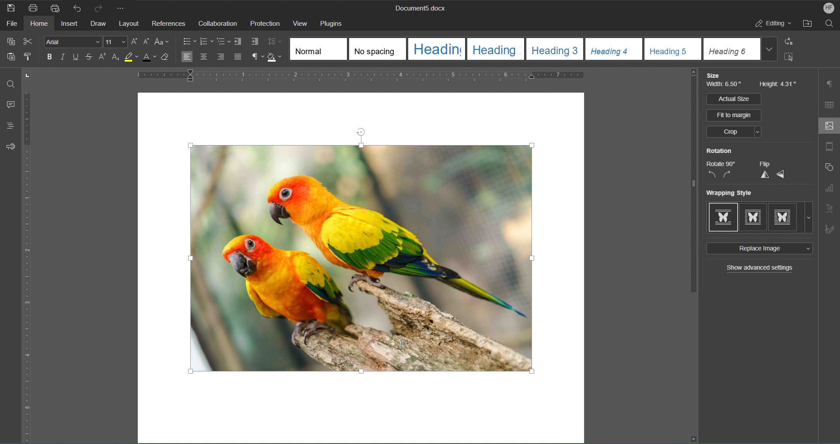 The image size is (840, 444). Describe the element at coordinates (829, 227) in the screenshot. I see `Signature` at that location.